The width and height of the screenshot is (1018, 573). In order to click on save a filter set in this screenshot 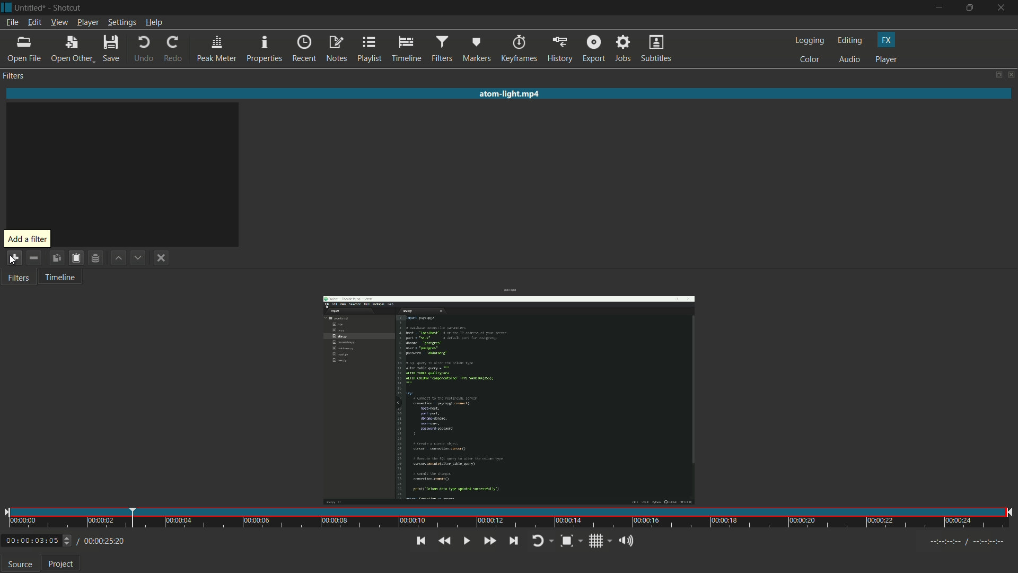, I will do `click(94, 258)`.